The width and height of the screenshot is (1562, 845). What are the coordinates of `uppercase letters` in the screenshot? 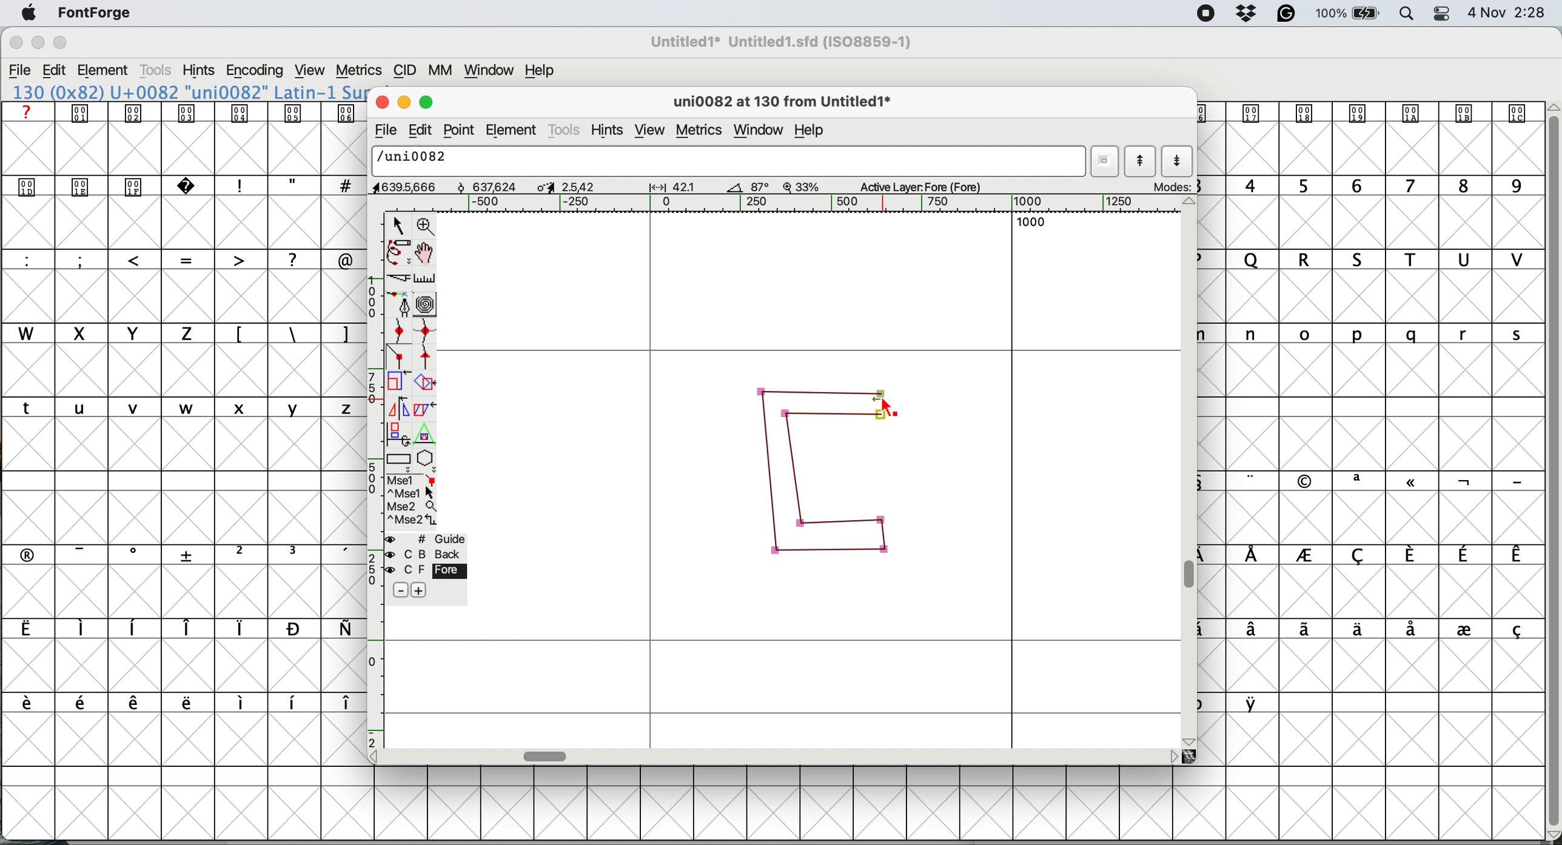 It's located at (107, 333).